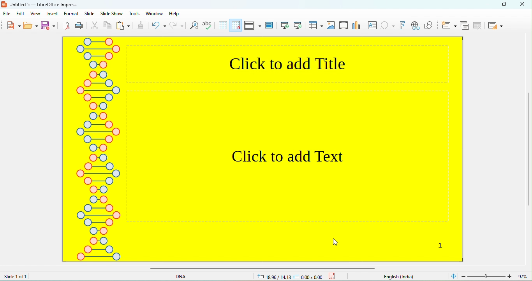 The width and height of the screenshot is (532, 281). Describe the element at coordinates (495, 25) in the screenshot. I see `slide layout` at that location.